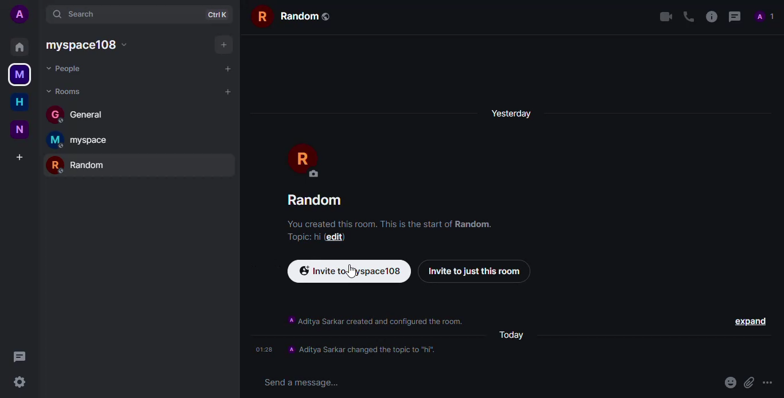 The width and height of the screenshot is (784, 398). I want to click on account, so click(19, 14).